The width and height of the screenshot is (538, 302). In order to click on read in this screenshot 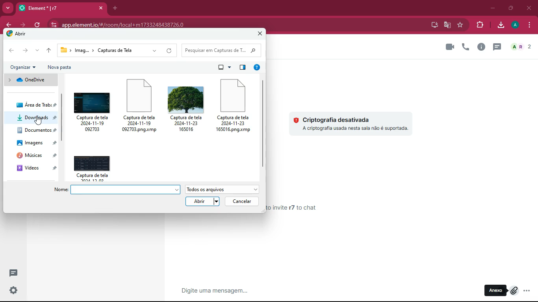, I will do `click(243, 66)`.